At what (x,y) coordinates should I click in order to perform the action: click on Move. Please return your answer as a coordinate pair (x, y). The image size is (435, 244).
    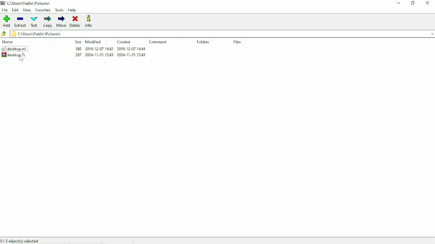
    Looking at the image, I should click on (61, 21).